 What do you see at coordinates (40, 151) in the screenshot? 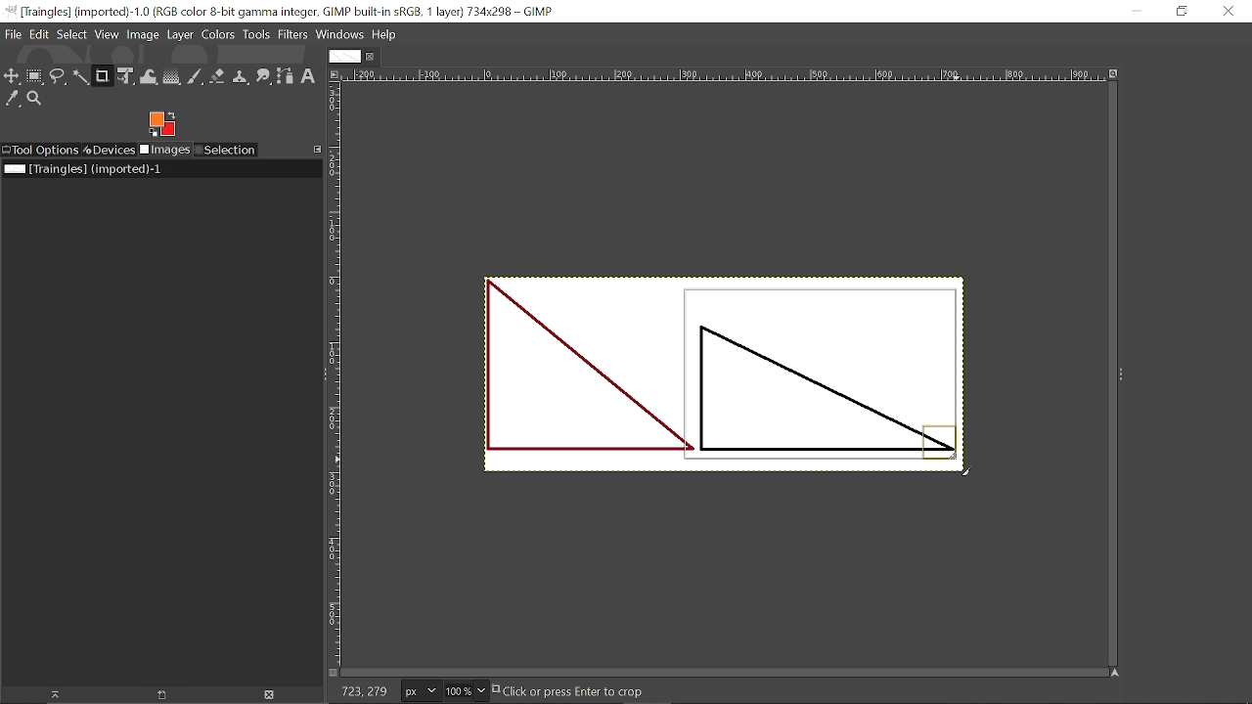
I see `Tool options` at bounding box center [40, 151].